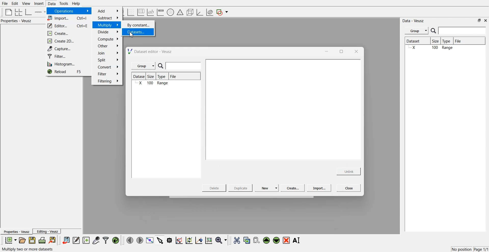 The image size is (489, 252). I want to click on File, so click(5, 4).